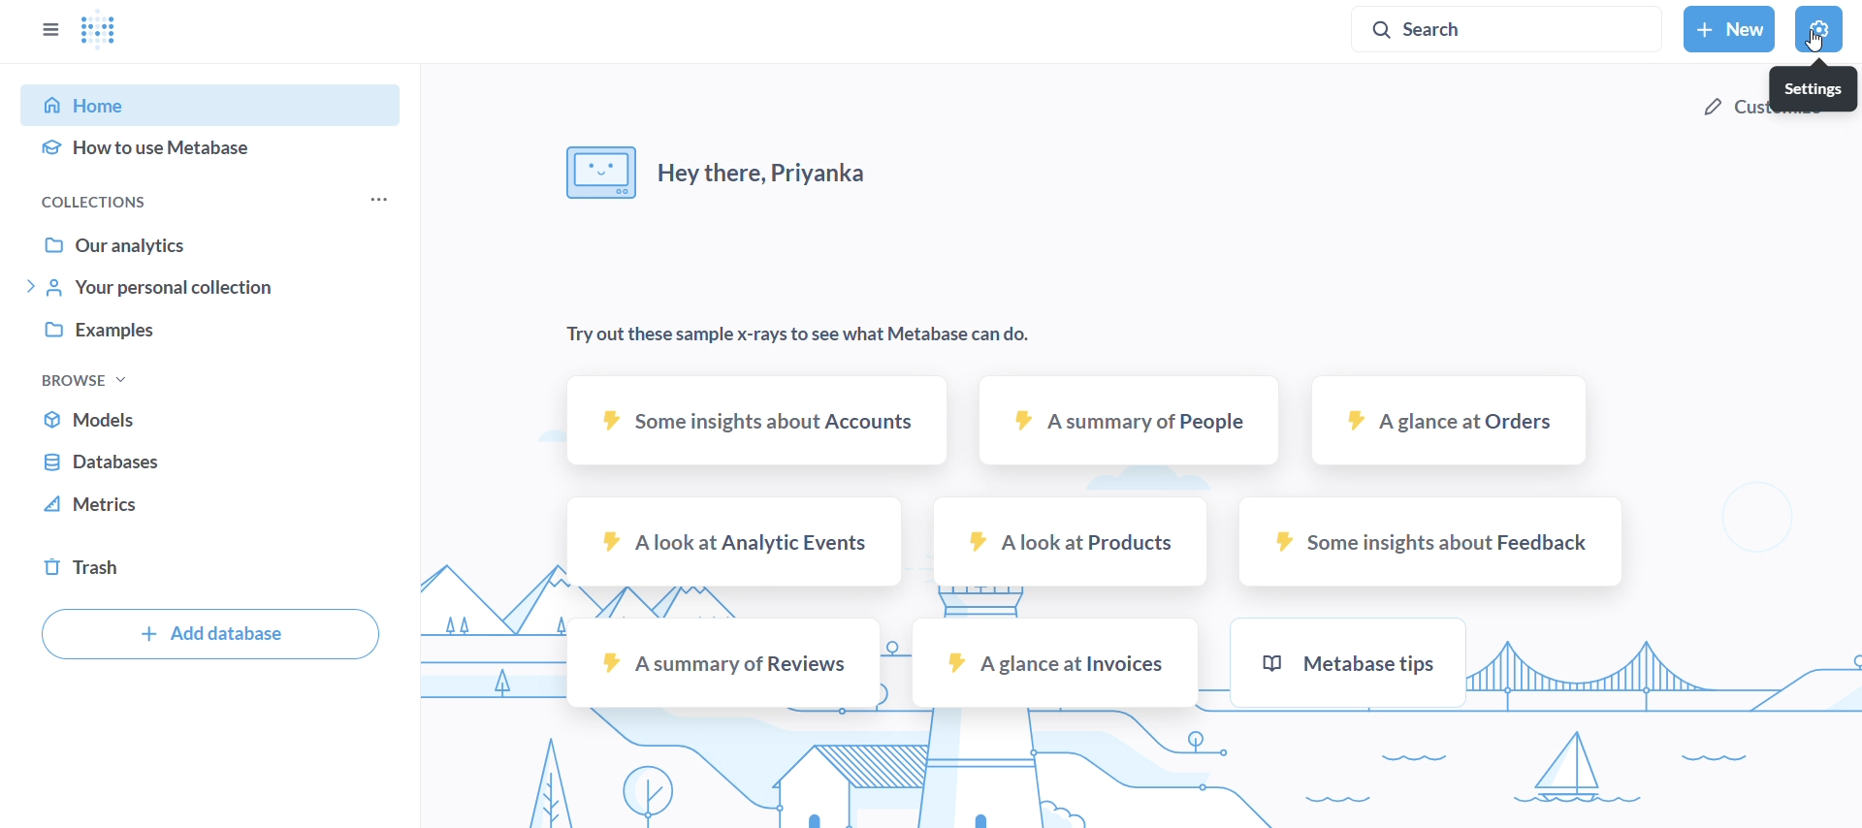 This screenshot has width=1862, height=828. Describe the element at coordinates (206, 637) in the screenshot. I see `add database` at that location.